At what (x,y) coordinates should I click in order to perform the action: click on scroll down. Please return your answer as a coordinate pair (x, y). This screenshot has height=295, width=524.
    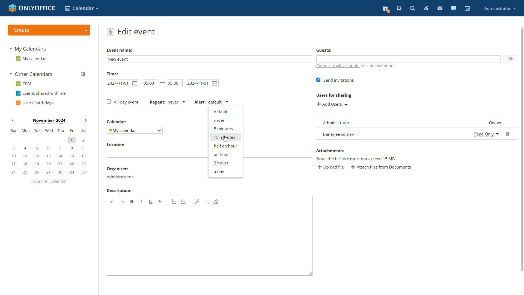
    Looking at the image, I should click on (521, 292).